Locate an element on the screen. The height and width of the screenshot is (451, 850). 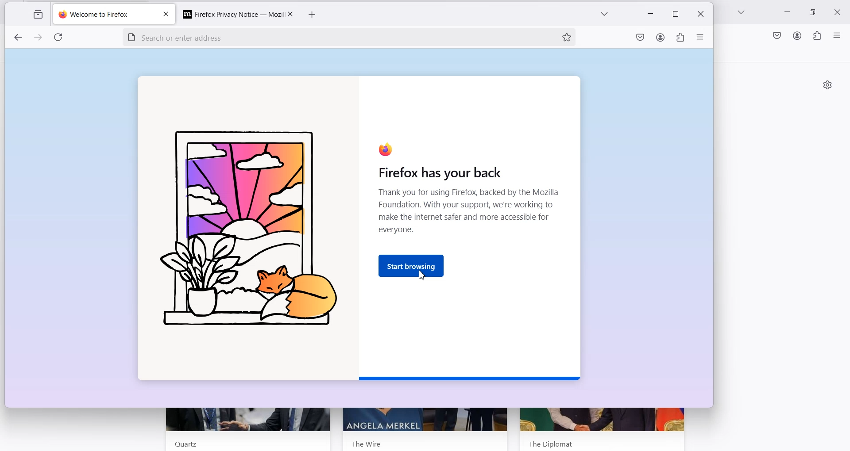
Minimize is located at coordinates (788, 13).